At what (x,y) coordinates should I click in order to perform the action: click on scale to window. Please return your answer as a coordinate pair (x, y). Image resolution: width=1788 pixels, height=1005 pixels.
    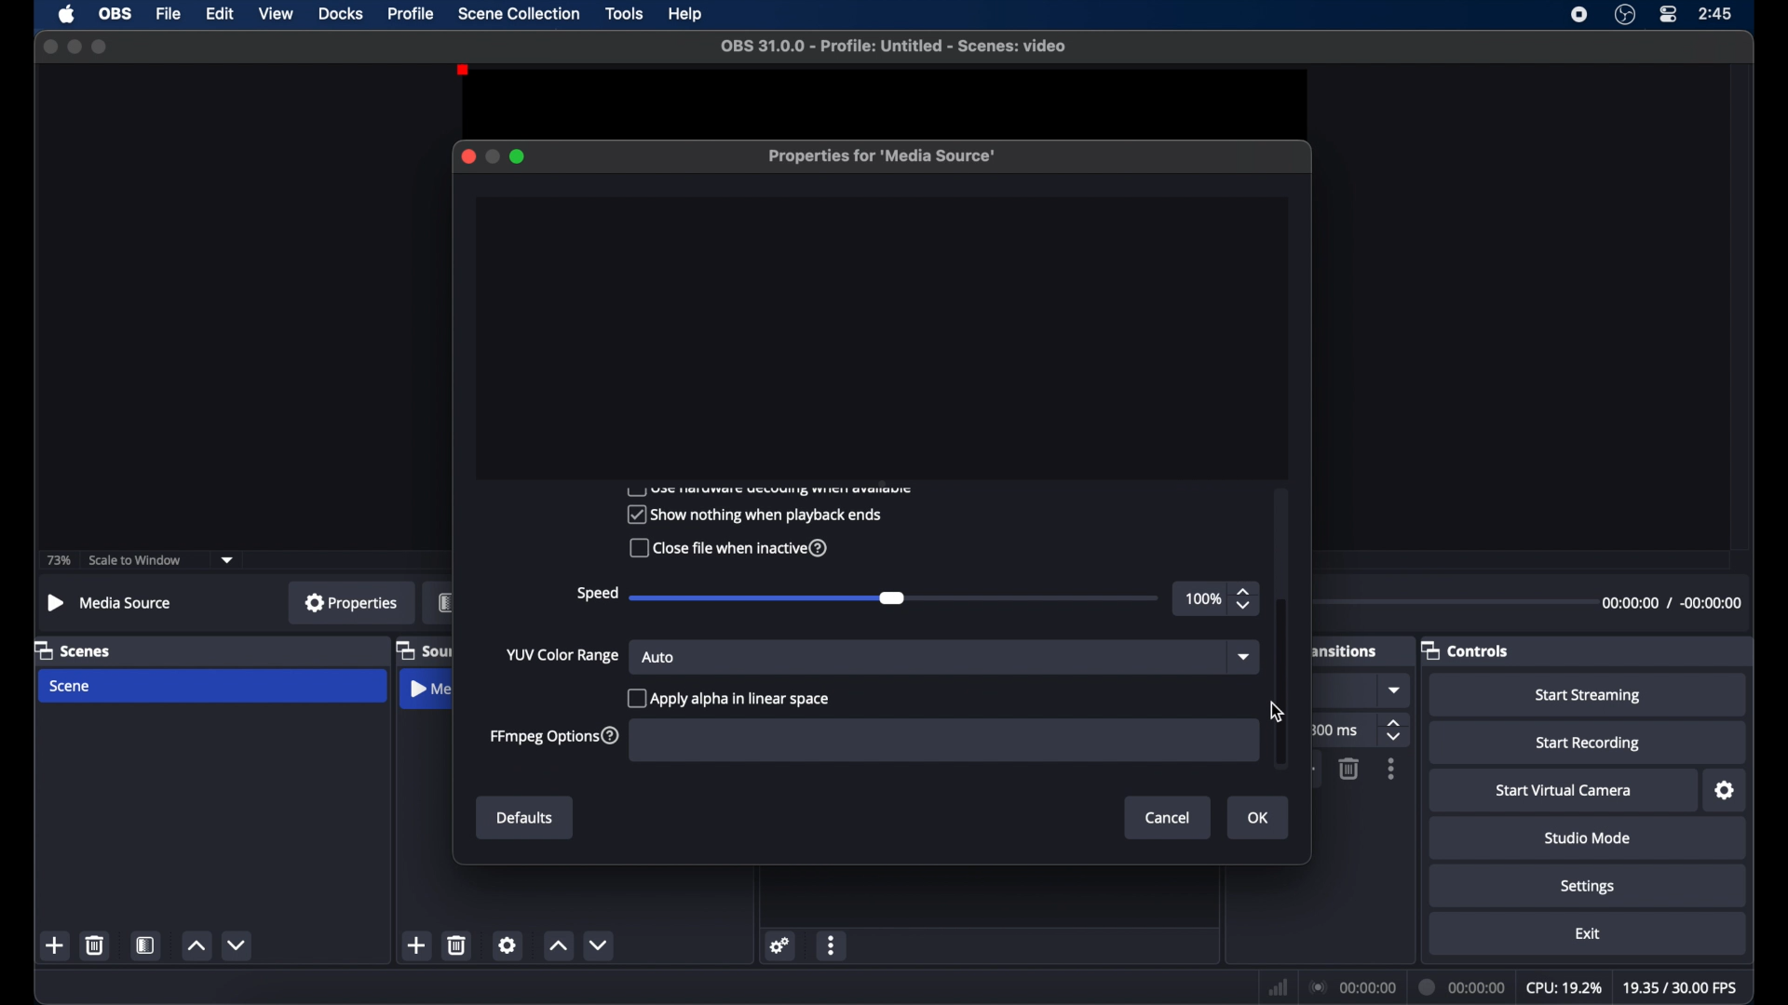
    Looking at the image, I should click on (138, 560).